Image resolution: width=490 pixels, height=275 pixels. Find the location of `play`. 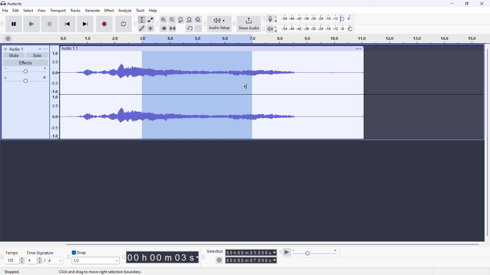

play is located at coordinates (32, 24).